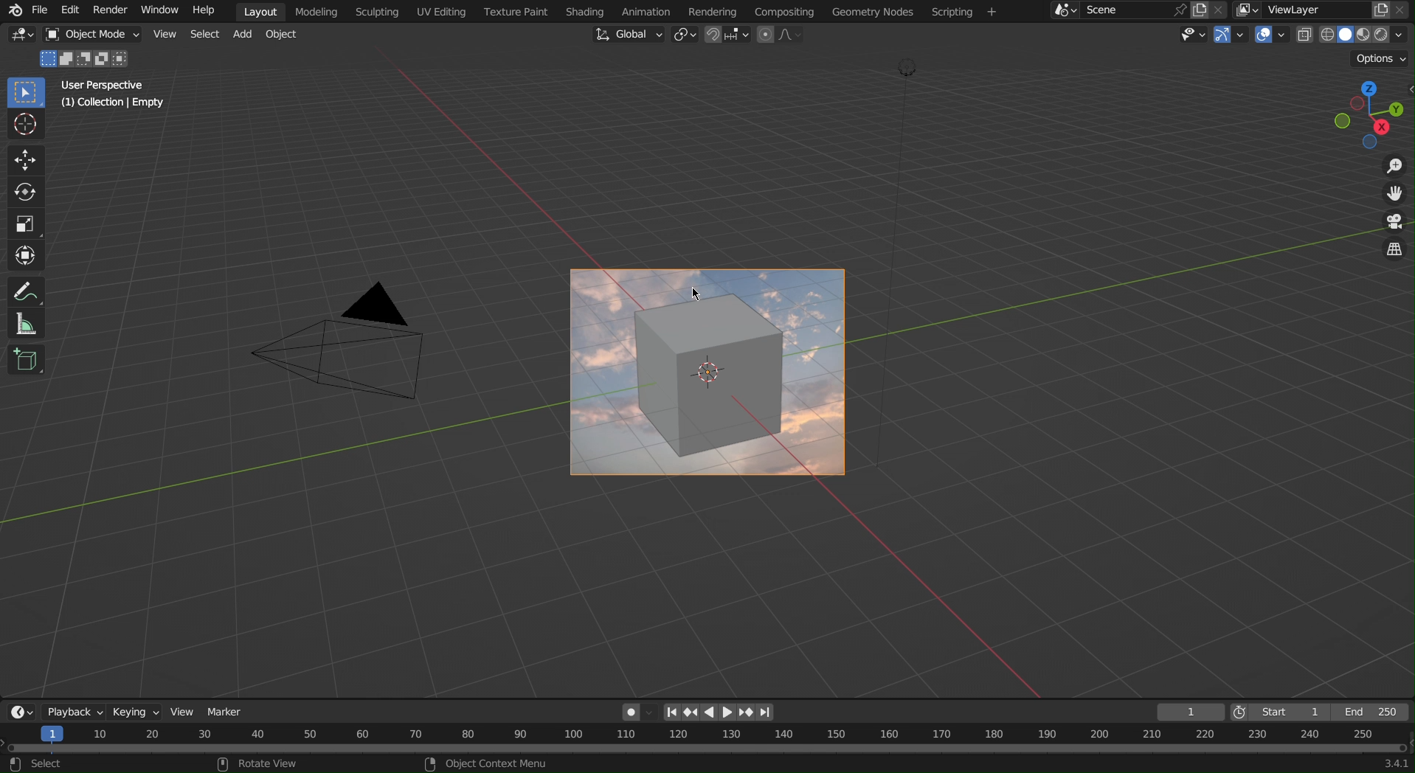 Image resolution: width=1415 pixels, height=773 pixels. What do you see at coordinates (871, 13) in the screenshot?
I see `Geometry Nodes` at bounding box center [871, 13].